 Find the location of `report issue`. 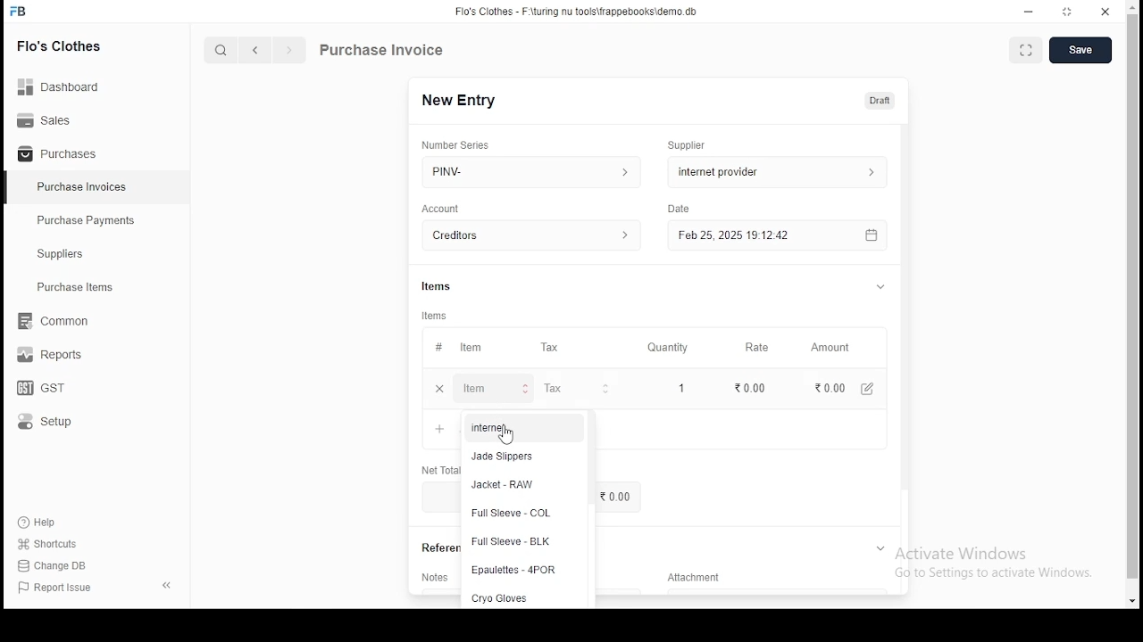

report issue is located at coordinates (57, 588).